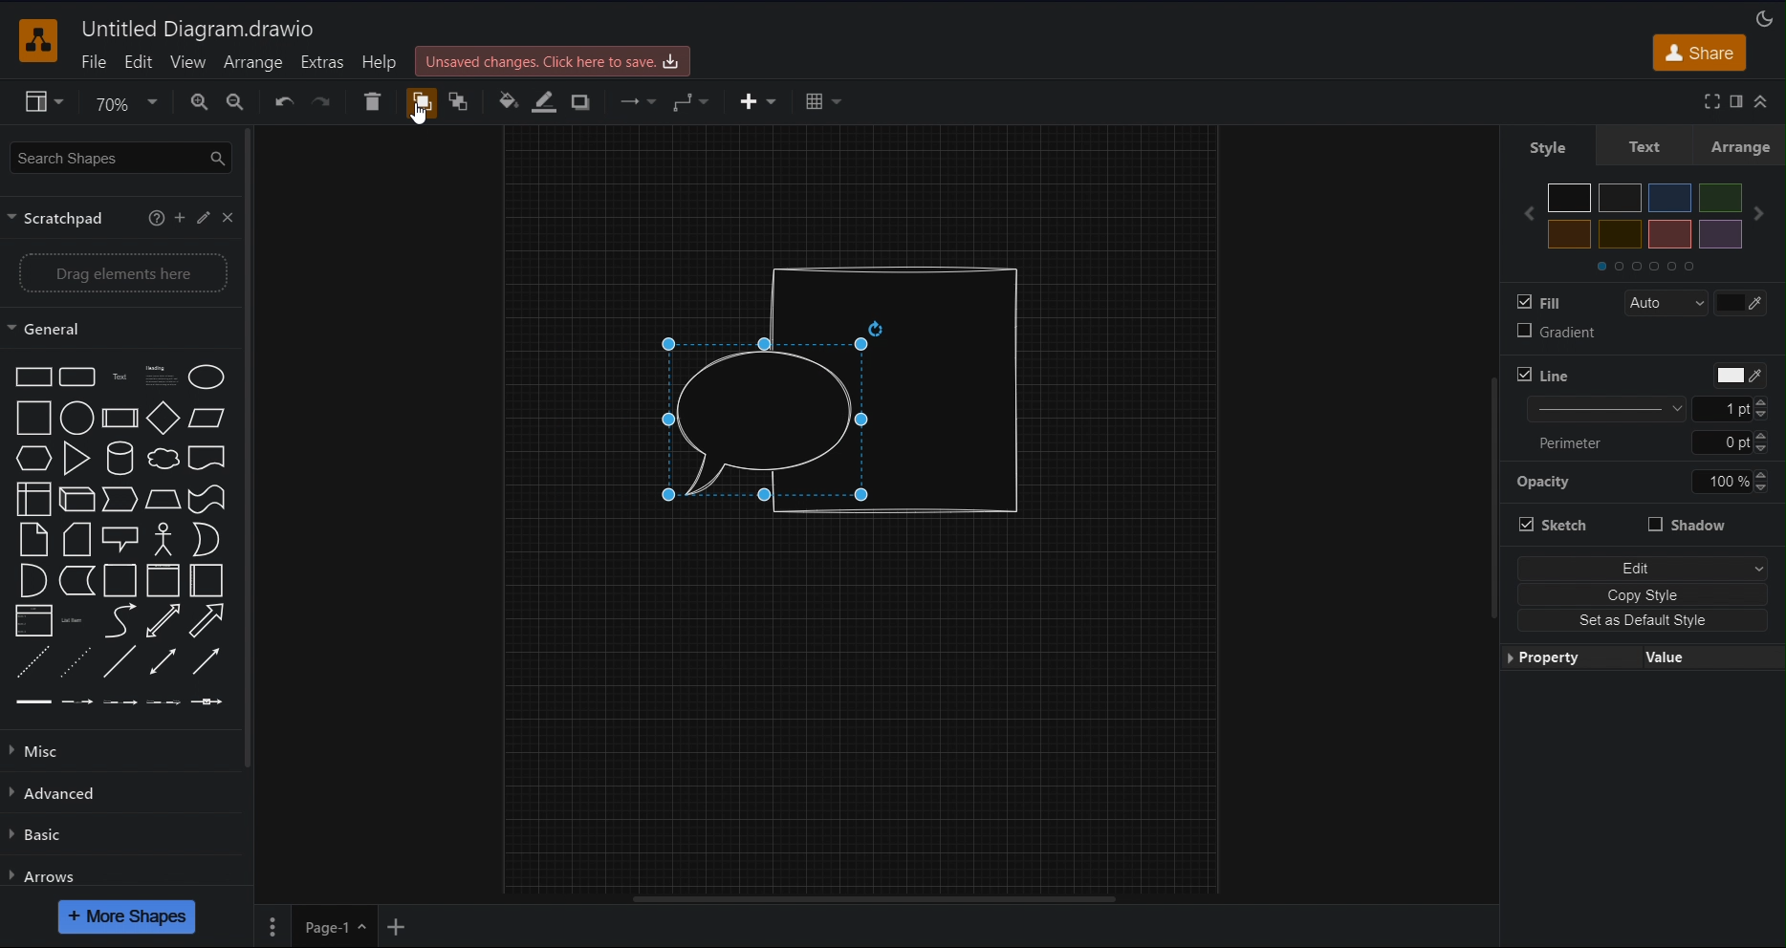 This screenshot has width=1786, height=948. I want to click on Colors, so click(1645, 216).